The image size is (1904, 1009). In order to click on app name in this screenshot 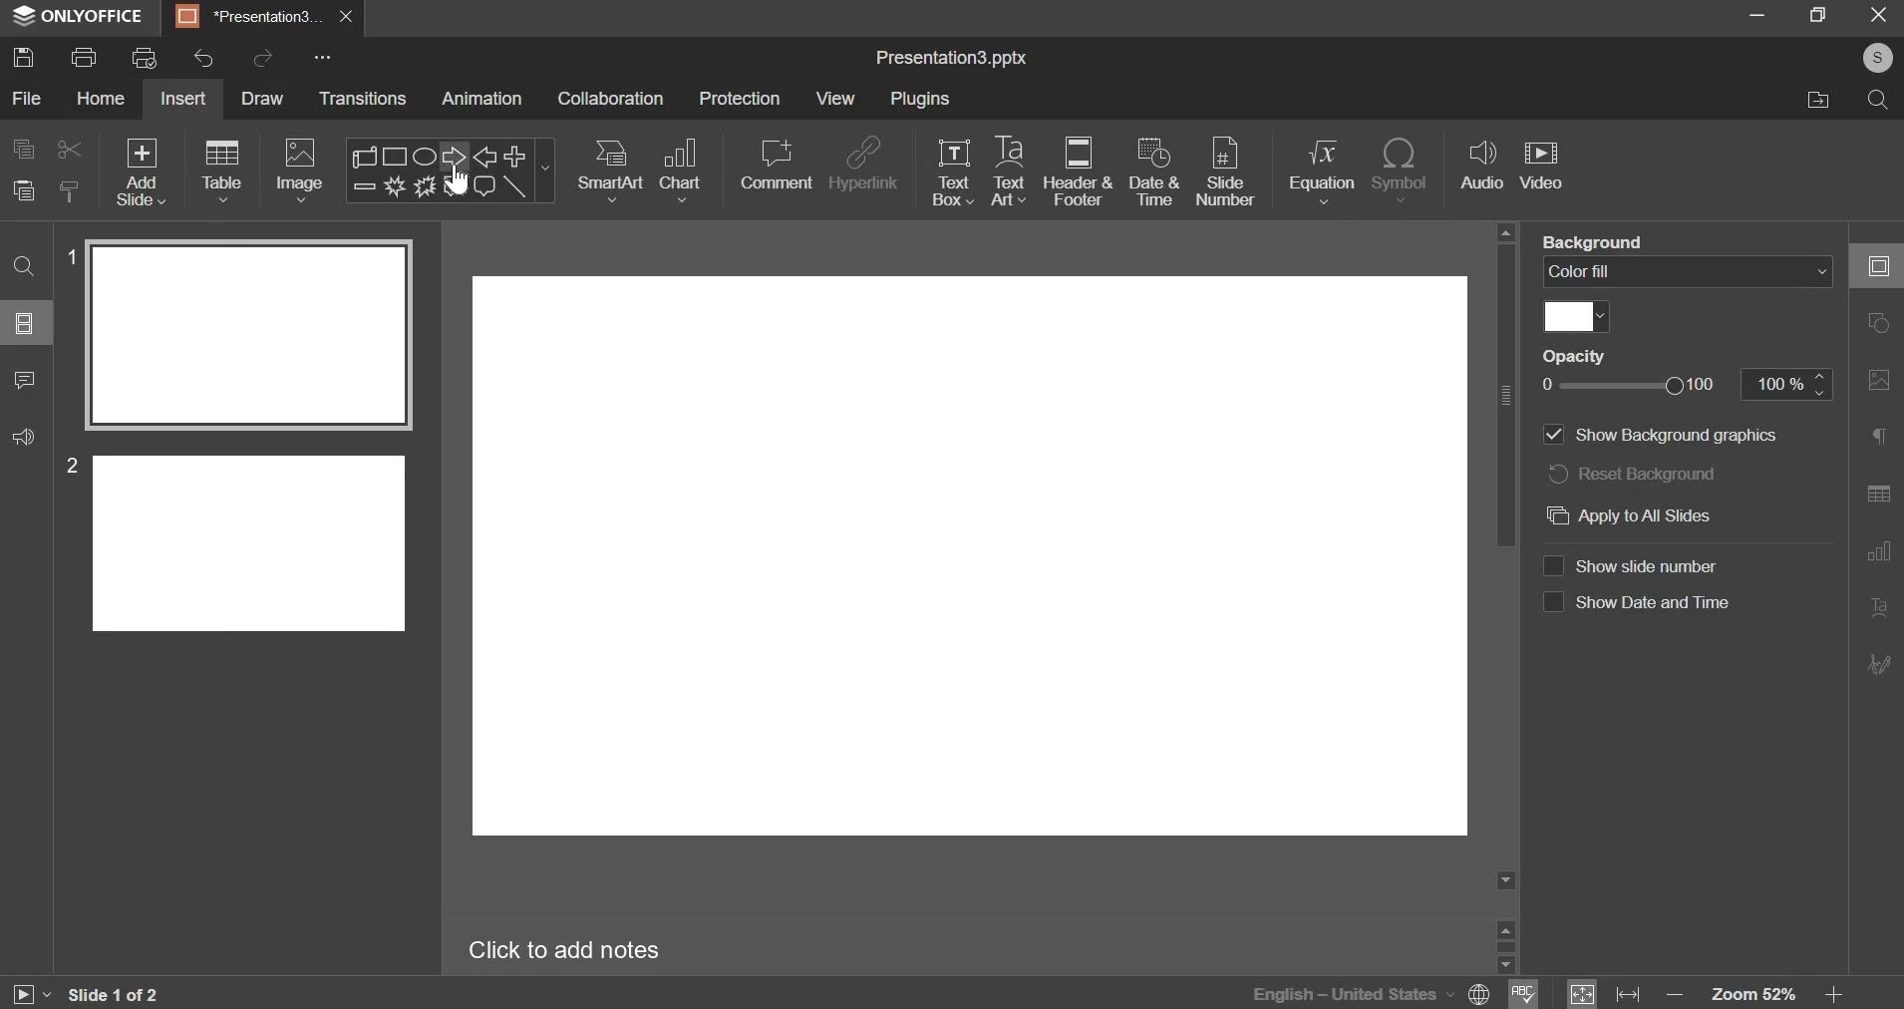, I will do `click(79, 20)`.